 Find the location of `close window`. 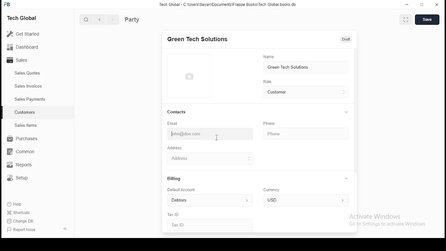

close window is located at coordinates (436, 5).